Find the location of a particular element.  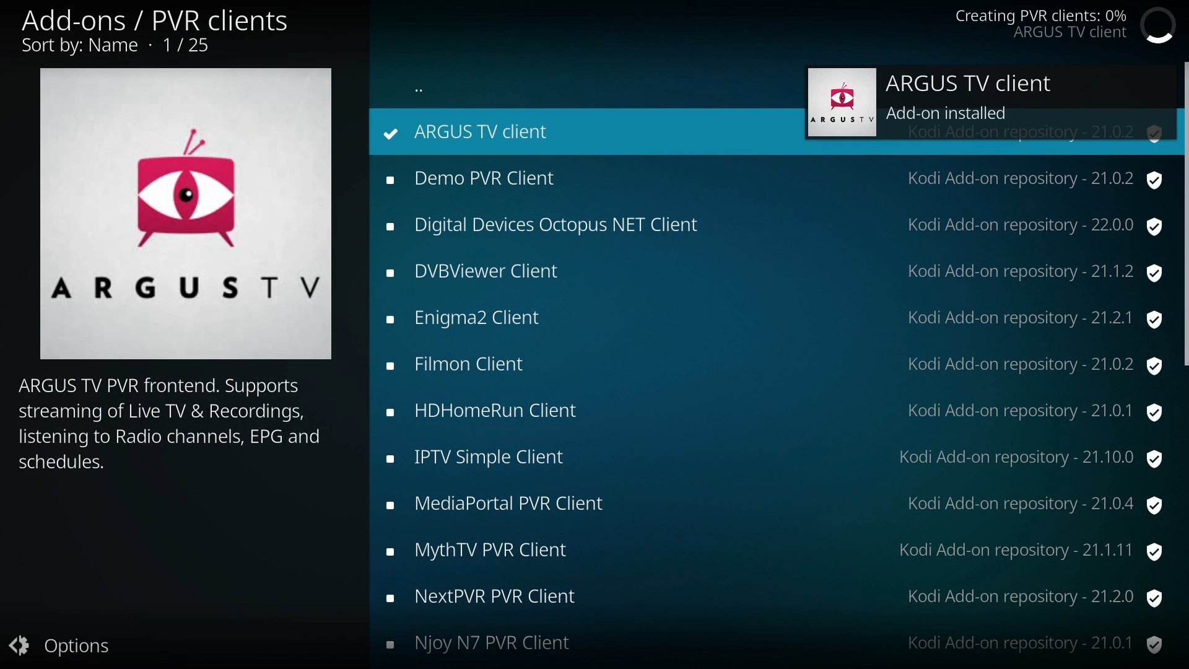

more is located at coordinates (426, 91).